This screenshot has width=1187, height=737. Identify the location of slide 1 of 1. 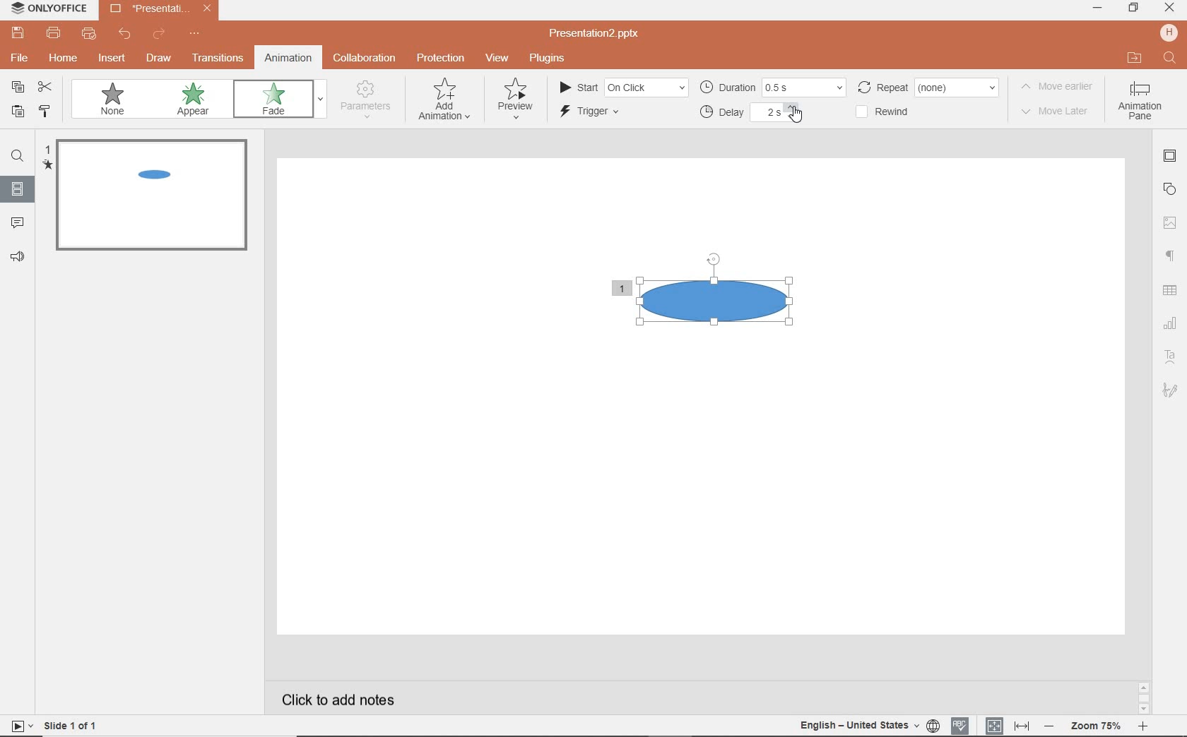
(52, 726).